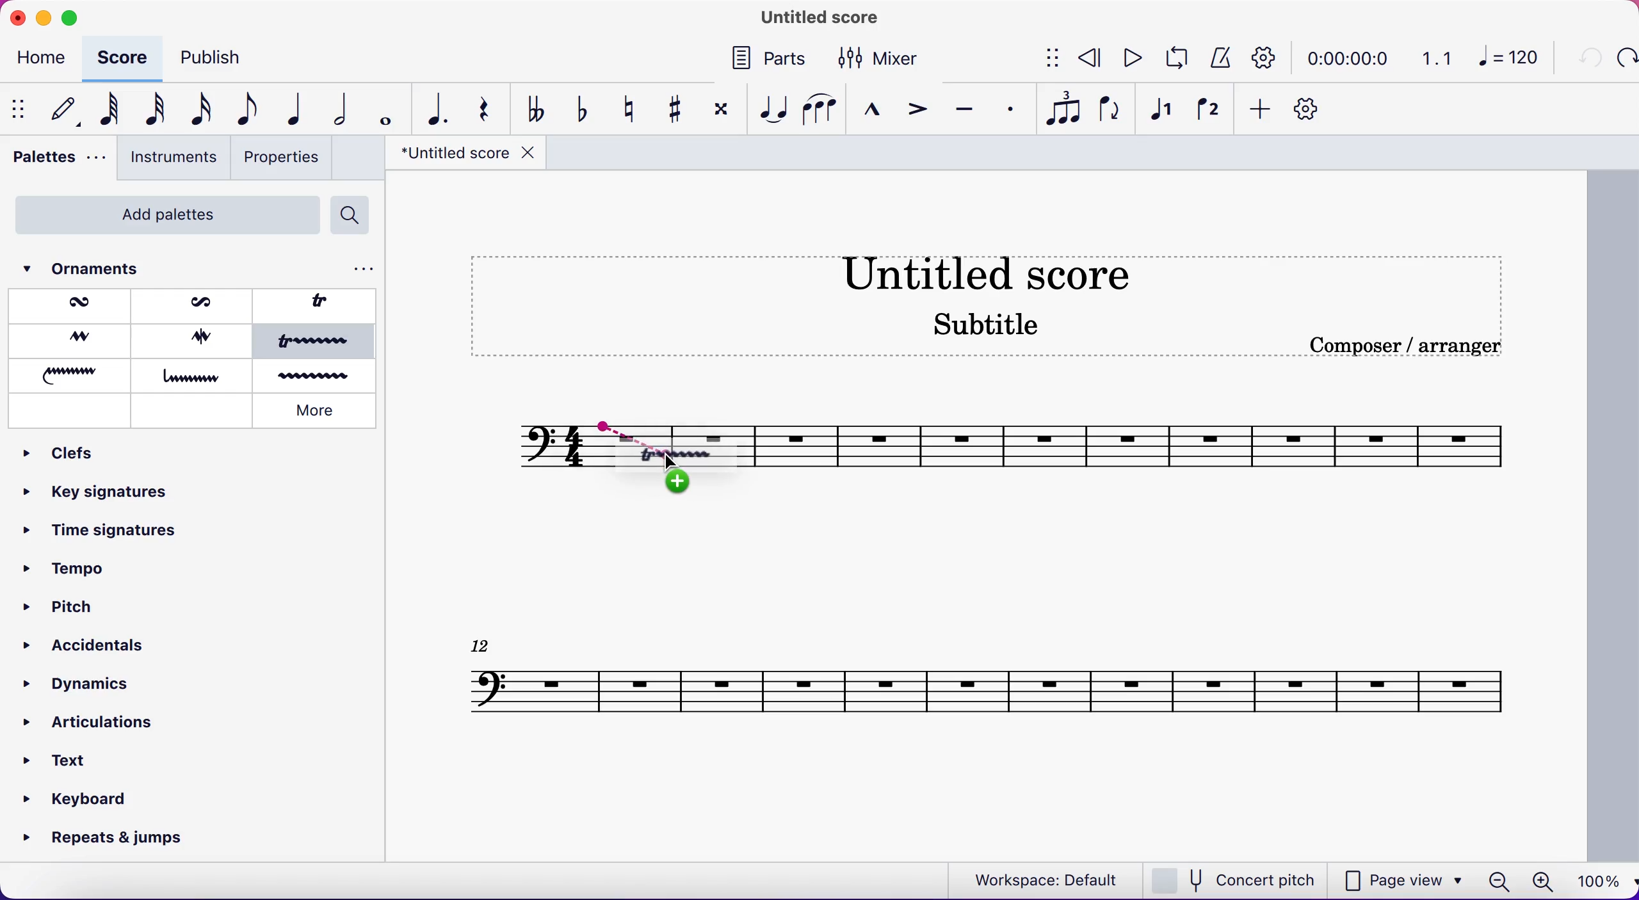 The height and width of the screenshot is (900, 1639). What do you see at coordinates (74, 306) in the screenshot?
I see `mordent` at bounding box center [74, 306].